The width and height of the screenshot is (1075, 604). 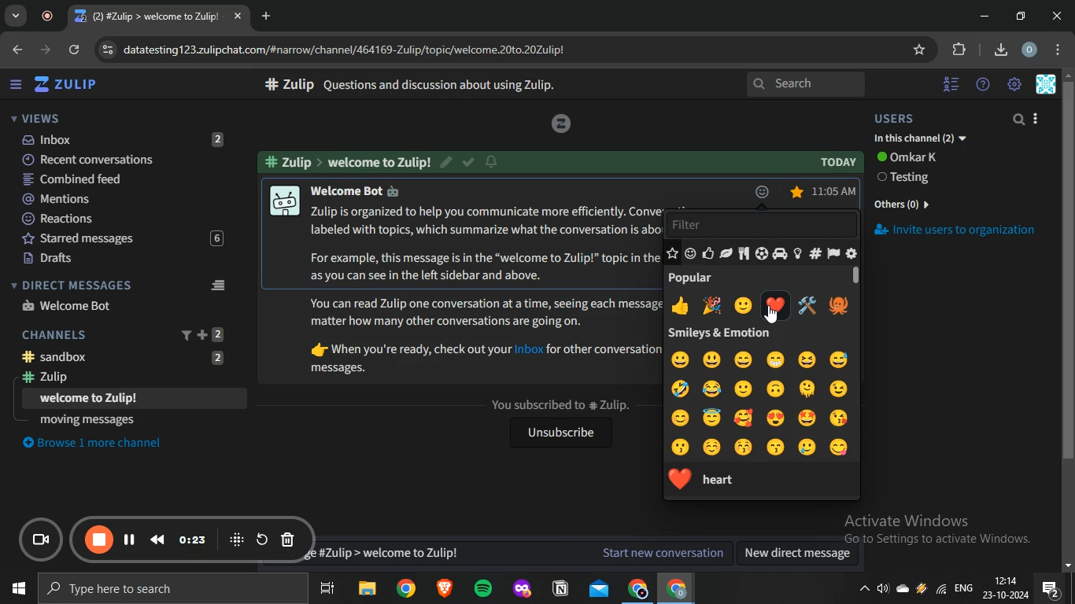 What do you see at coordinates (1005, 589) in the screenshot?
I see `date and time` at bounding box center [1005, 589].